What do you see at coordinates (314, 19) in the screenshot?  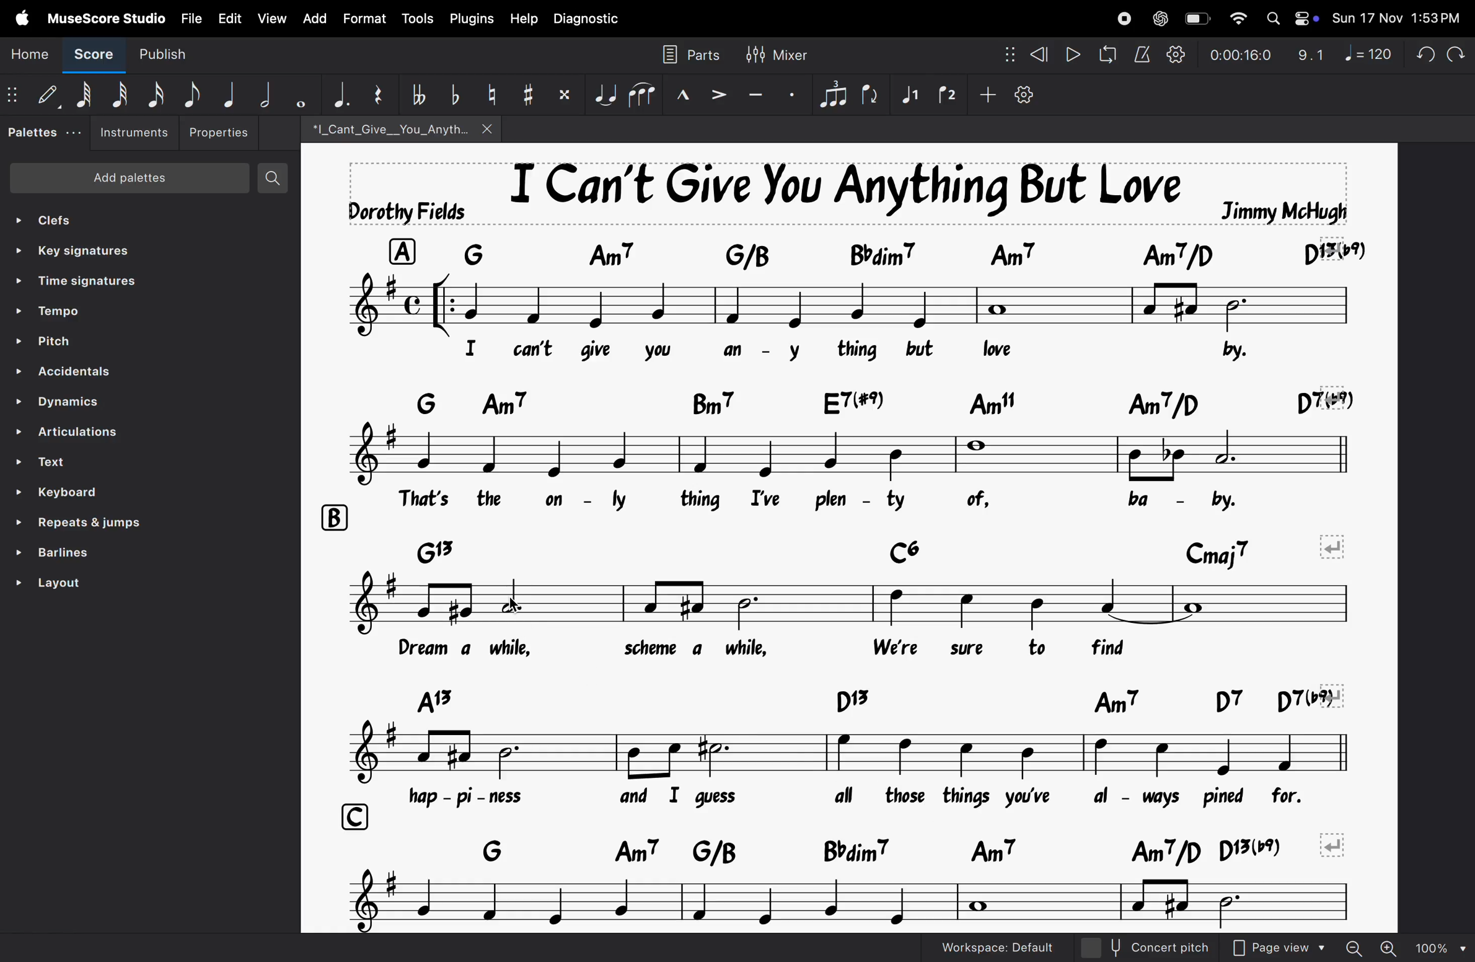 I see `add` at bounding box center [314, 19].